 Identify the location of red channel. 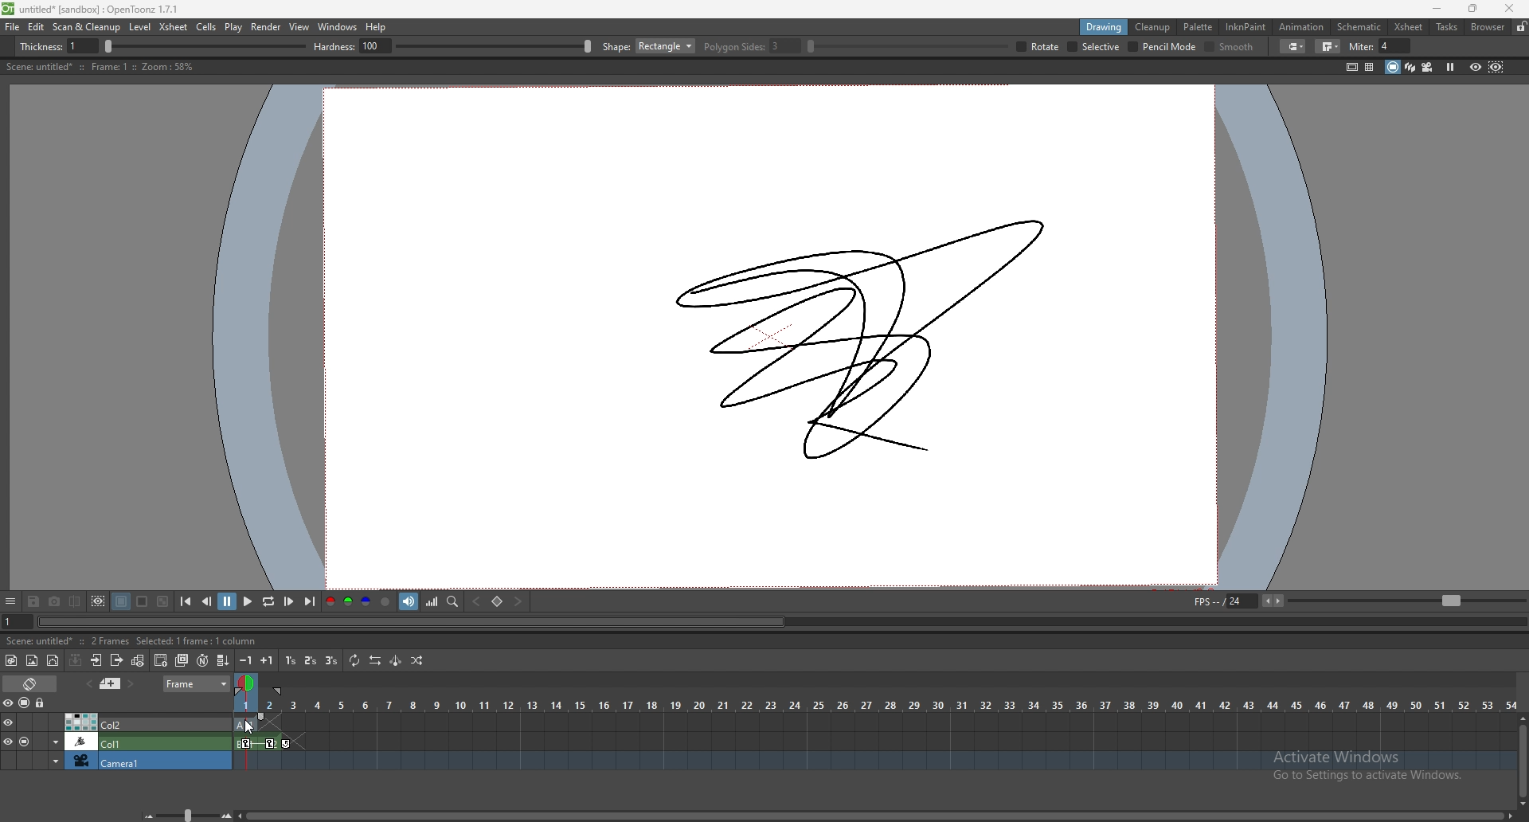
(329, 603).